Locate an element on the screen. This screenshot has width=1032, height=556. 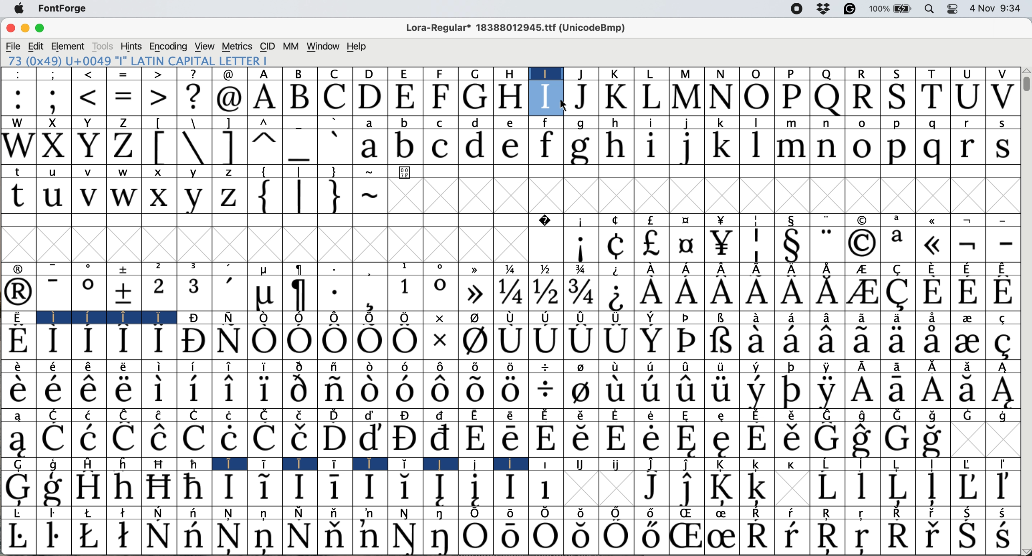
Symbol is located at coordinates (369, 439).